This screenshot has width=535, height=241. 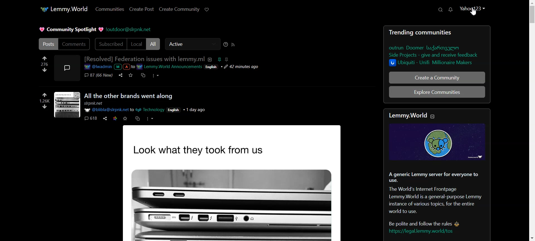 I want to click on slrpnk.net, so click(x=96, y=104).